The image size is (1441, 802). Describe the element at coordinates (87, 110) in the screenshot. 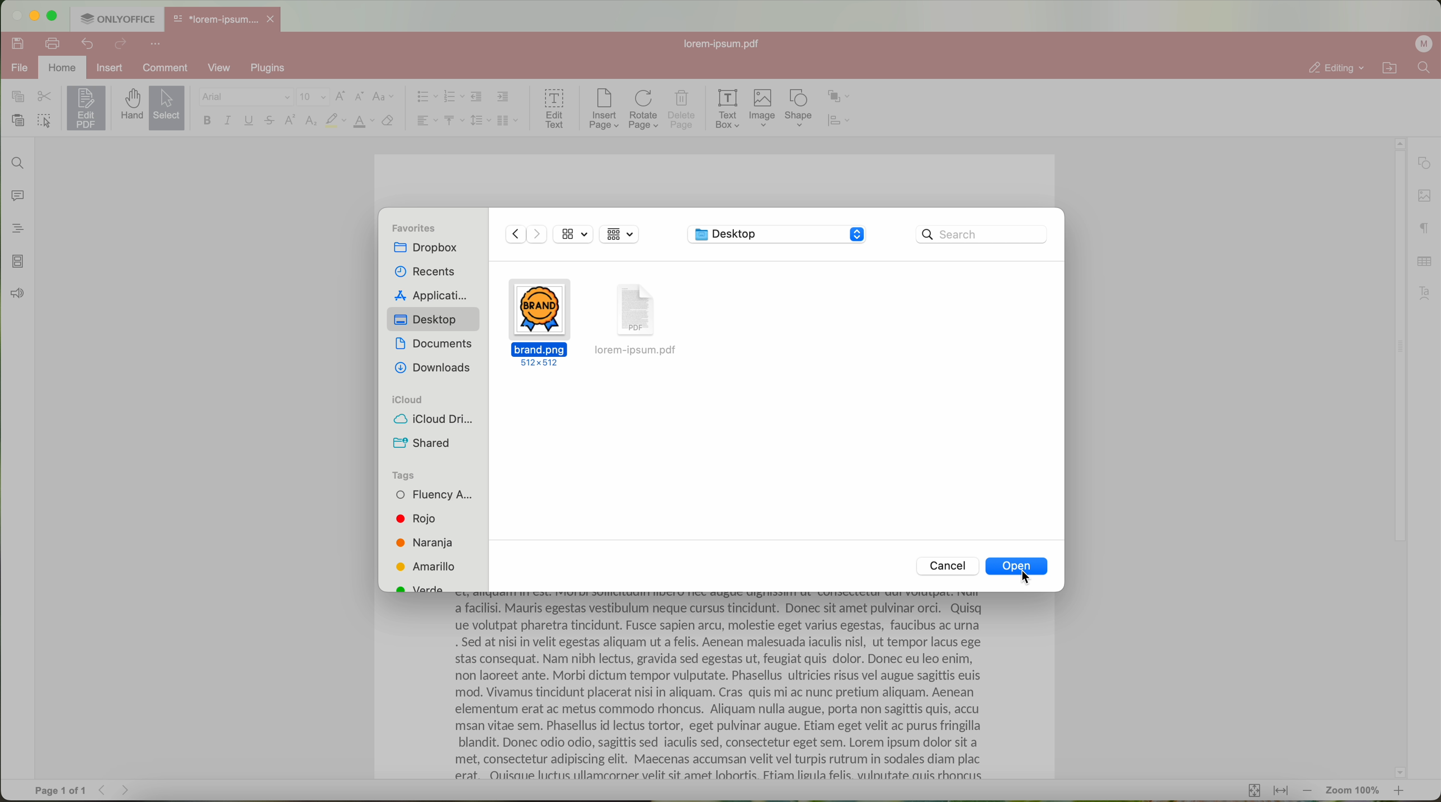

I see `click on edit PDF` at that location.